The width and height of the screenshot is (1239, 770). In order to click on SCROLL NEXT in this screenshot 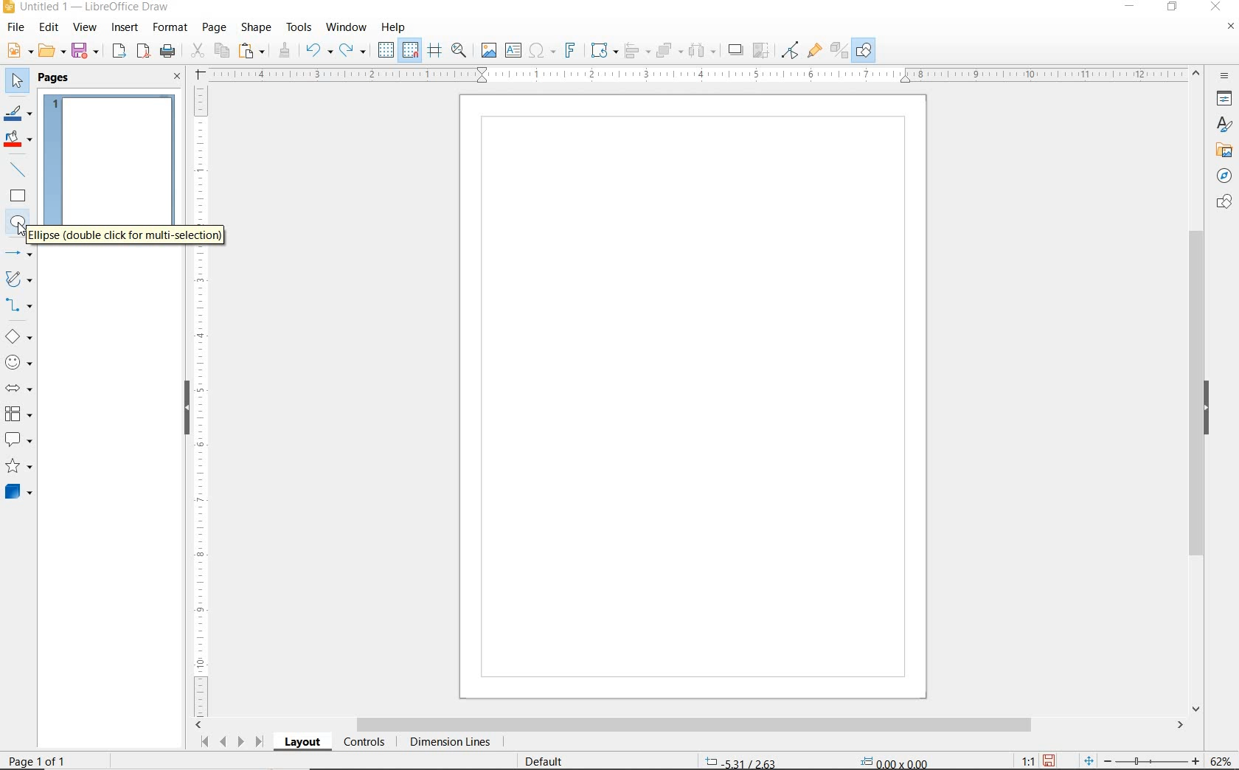, I will do `click(230, 741)`.